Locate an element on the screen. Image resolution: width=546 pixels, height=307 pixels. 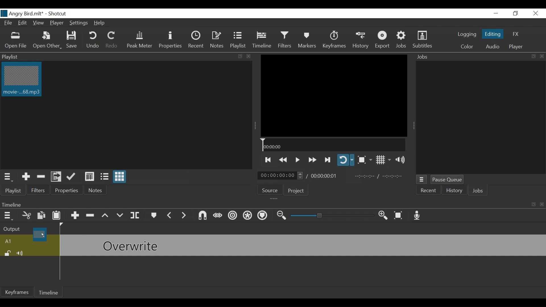
View as icons is located at coordinates (119, 177).